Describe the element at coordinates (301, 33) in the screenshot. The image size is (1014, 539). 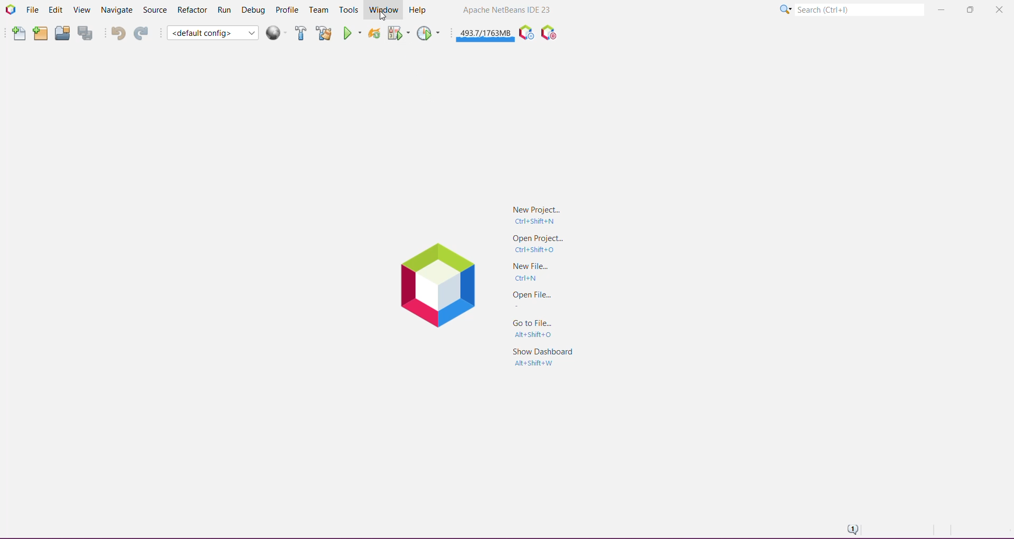
I see `Build Project` at that location.